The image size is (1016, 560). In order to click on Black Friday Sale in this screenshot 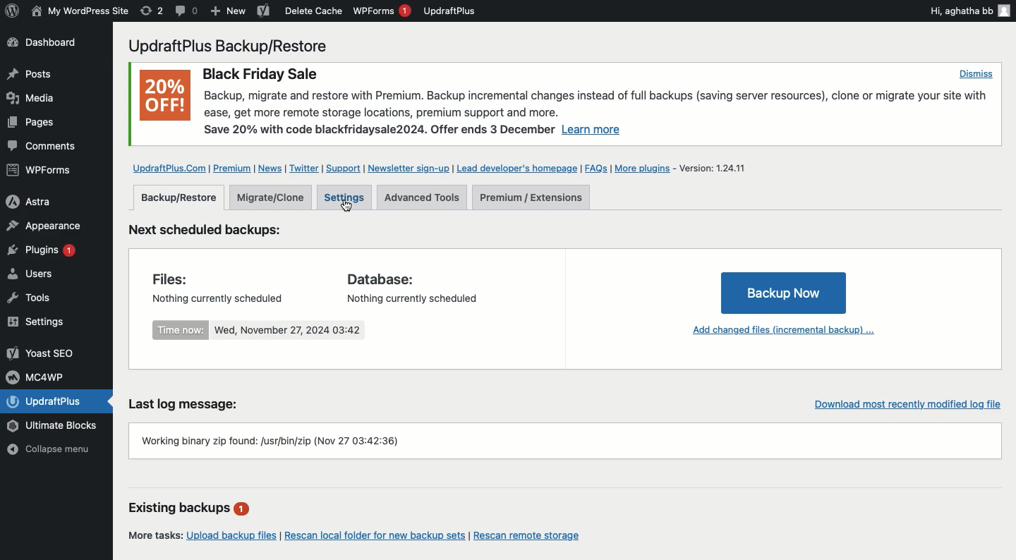, I will do `click(259, 72)`.